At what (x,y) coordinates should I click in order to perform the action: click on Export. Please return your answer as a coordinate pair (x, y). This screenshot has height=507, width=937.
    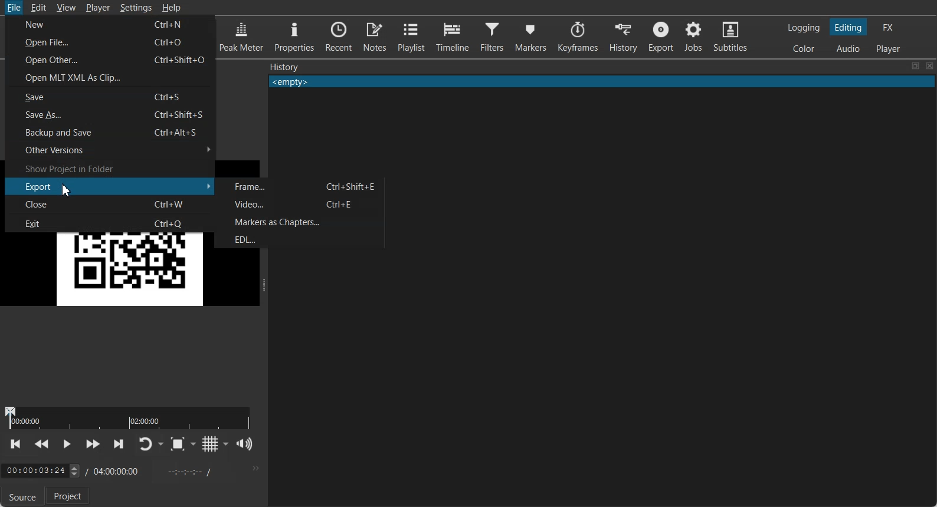
    Looking at the image, I should click on (660, 36).